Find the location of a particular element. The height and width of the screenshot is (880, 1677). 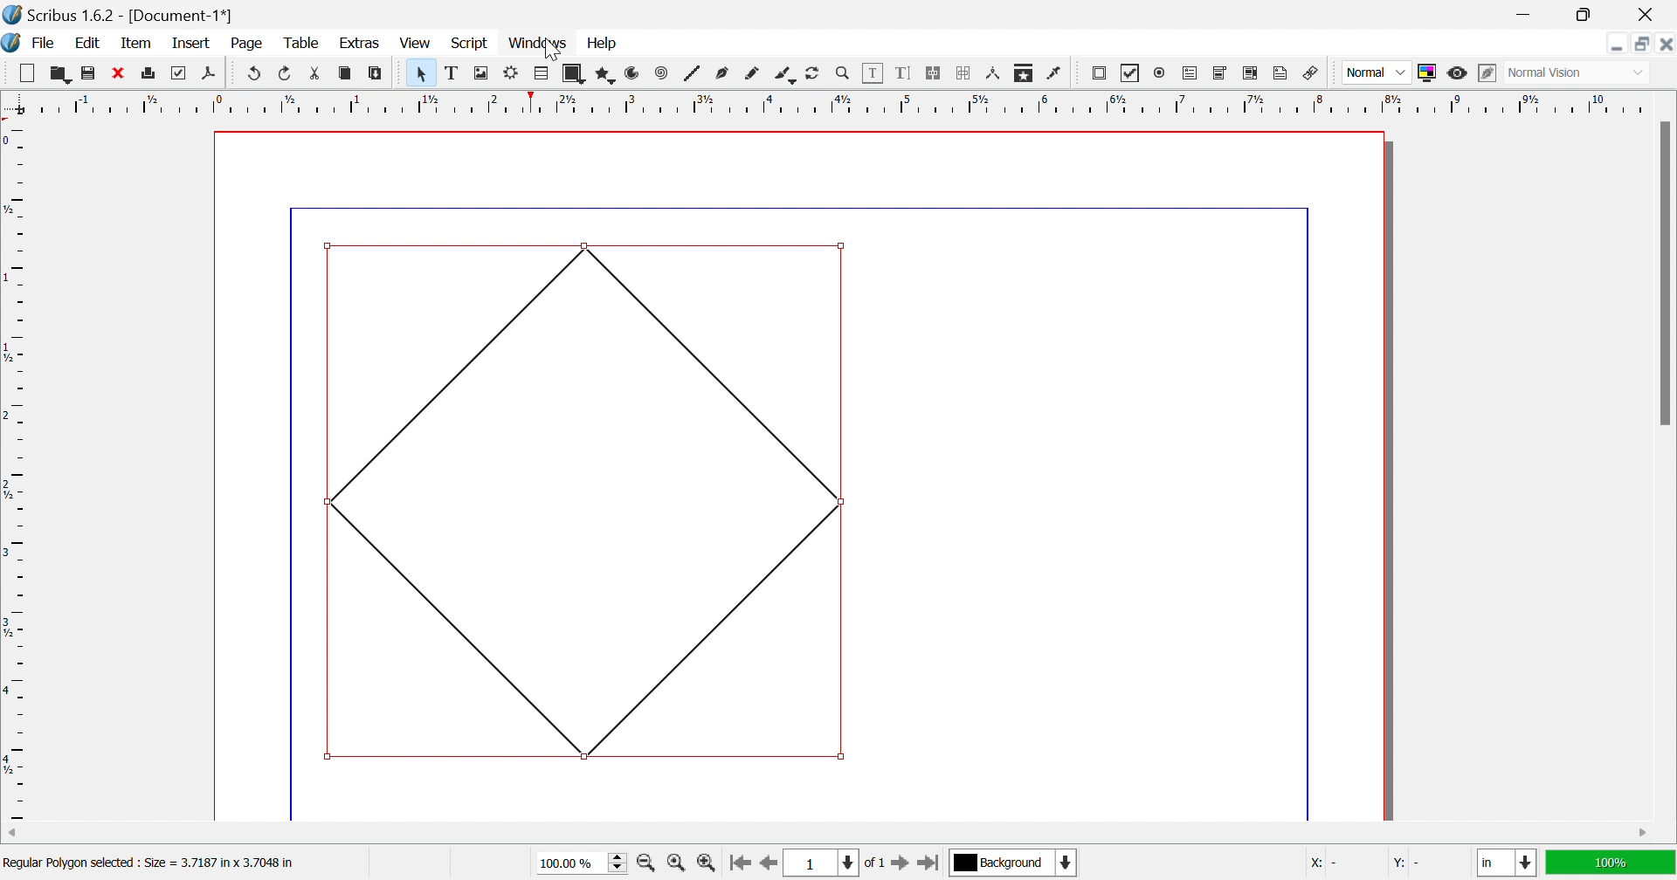

Zoom in or out is located at coordinates (843, 72).